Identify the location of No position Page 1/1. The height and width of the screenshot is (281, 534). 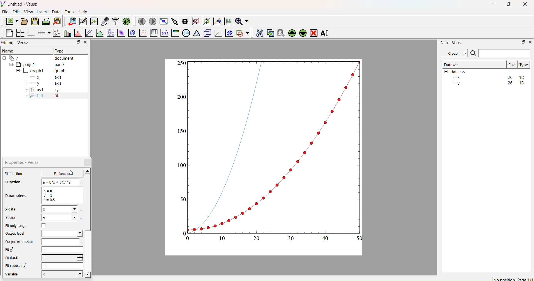
(513, 279).